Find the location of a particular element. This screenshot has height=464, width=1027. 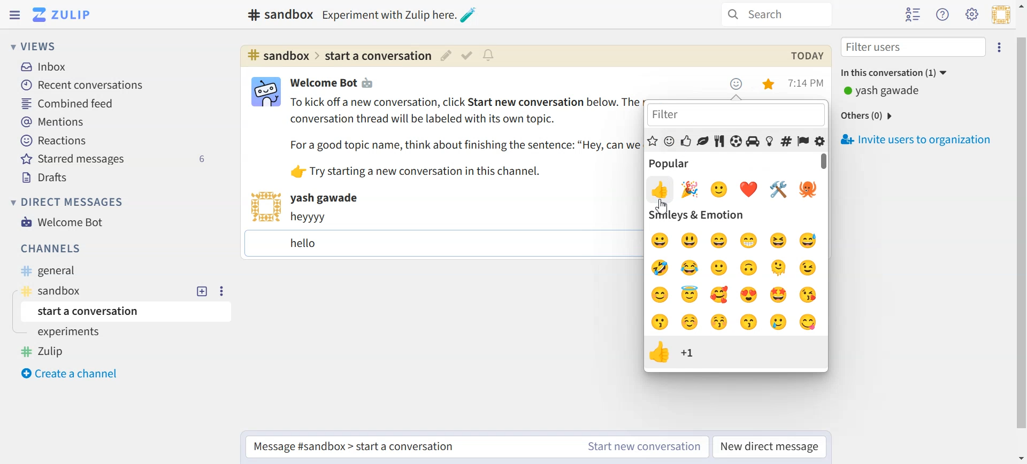

heart kiss is located at coordinates (810, 296).